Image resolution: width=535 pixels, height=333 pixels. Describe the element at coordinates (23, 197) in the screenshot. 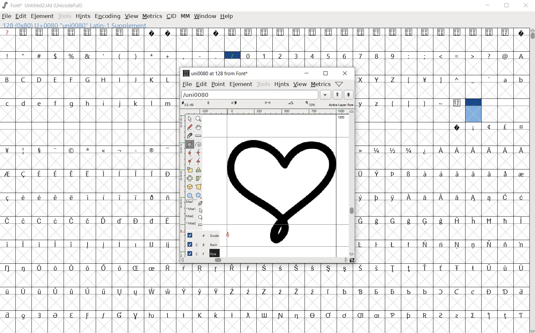

I see `glyph` at that location.